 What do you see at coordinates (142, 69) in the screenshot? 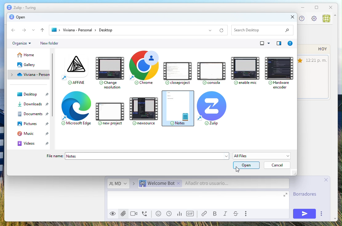
I see `chrome` at bounding box center [142, 69].